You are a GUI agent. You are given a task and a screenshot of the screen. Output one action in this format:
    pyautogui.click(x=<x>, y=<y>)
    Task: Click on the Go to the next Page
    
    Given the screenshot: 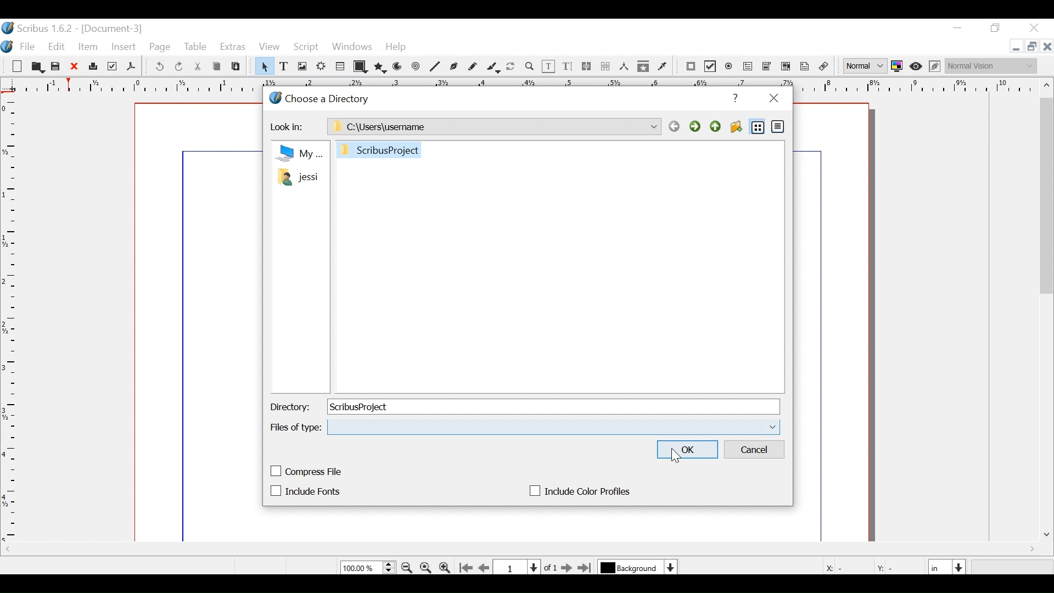 What is the action you would take?
    pyautogui.click(x=564, y=568)
    